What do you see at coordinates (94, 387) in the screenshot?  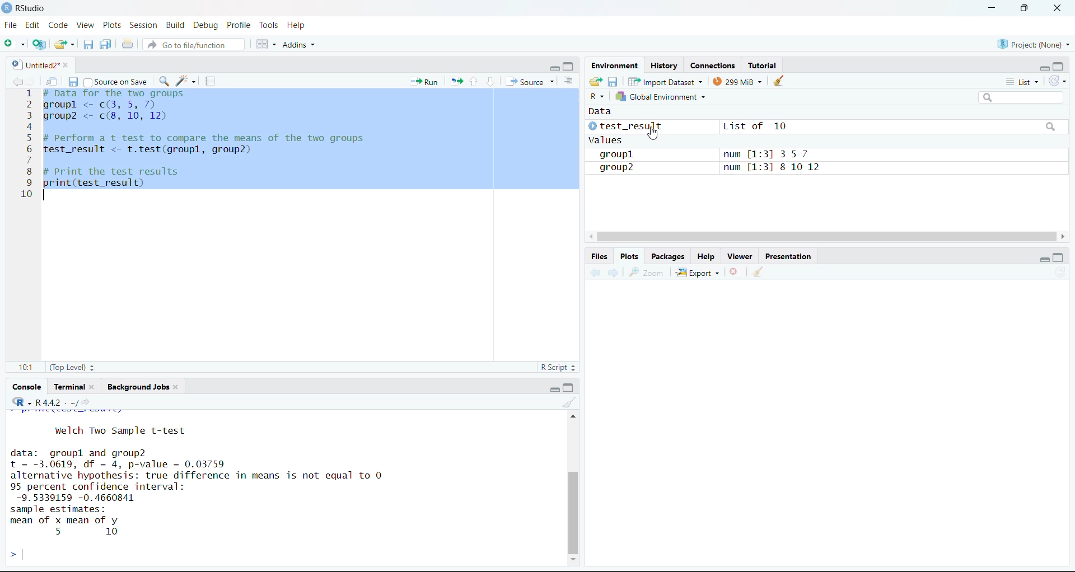 I see `close` at bounding box center [94, 387].